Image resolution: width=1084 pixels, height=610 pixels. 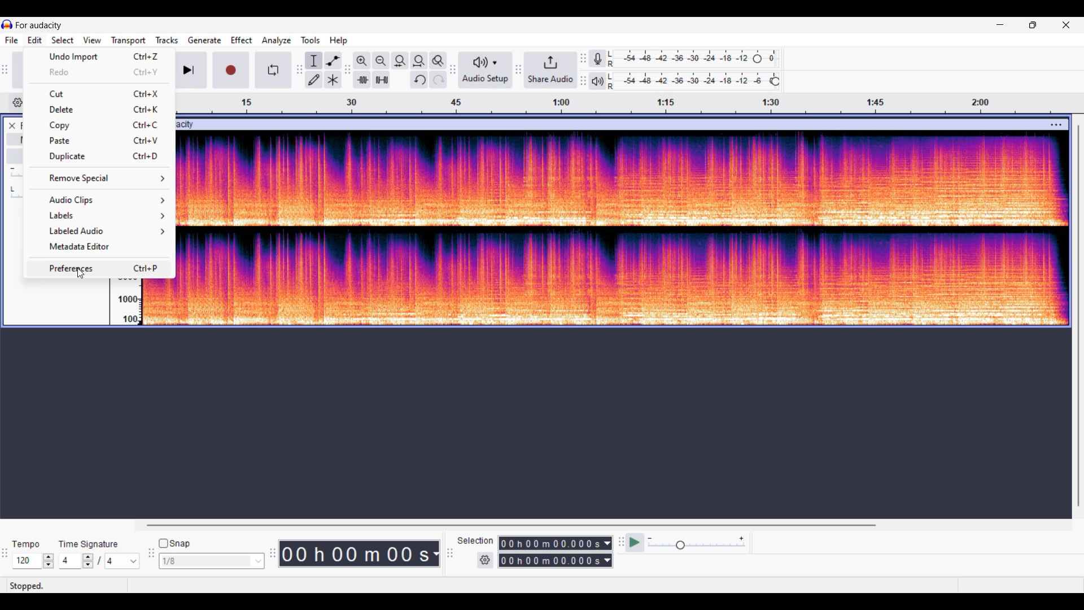 I want to click on Settings, so click(x=485, y=560).